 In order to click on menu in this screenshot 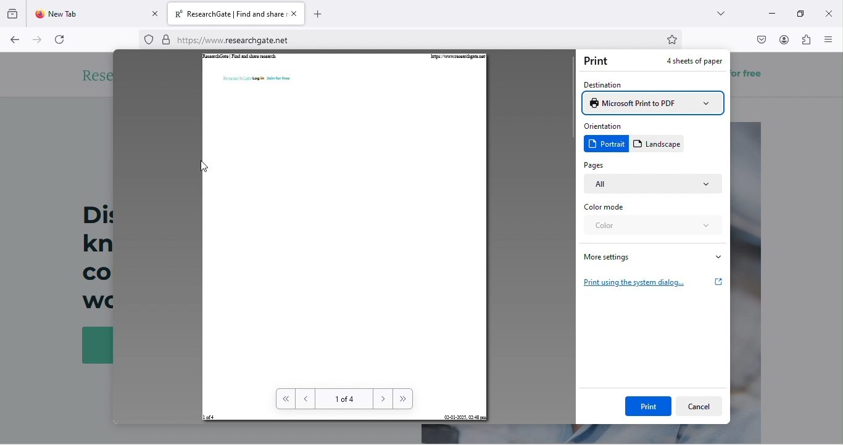, I will do `click(833, 39)`.